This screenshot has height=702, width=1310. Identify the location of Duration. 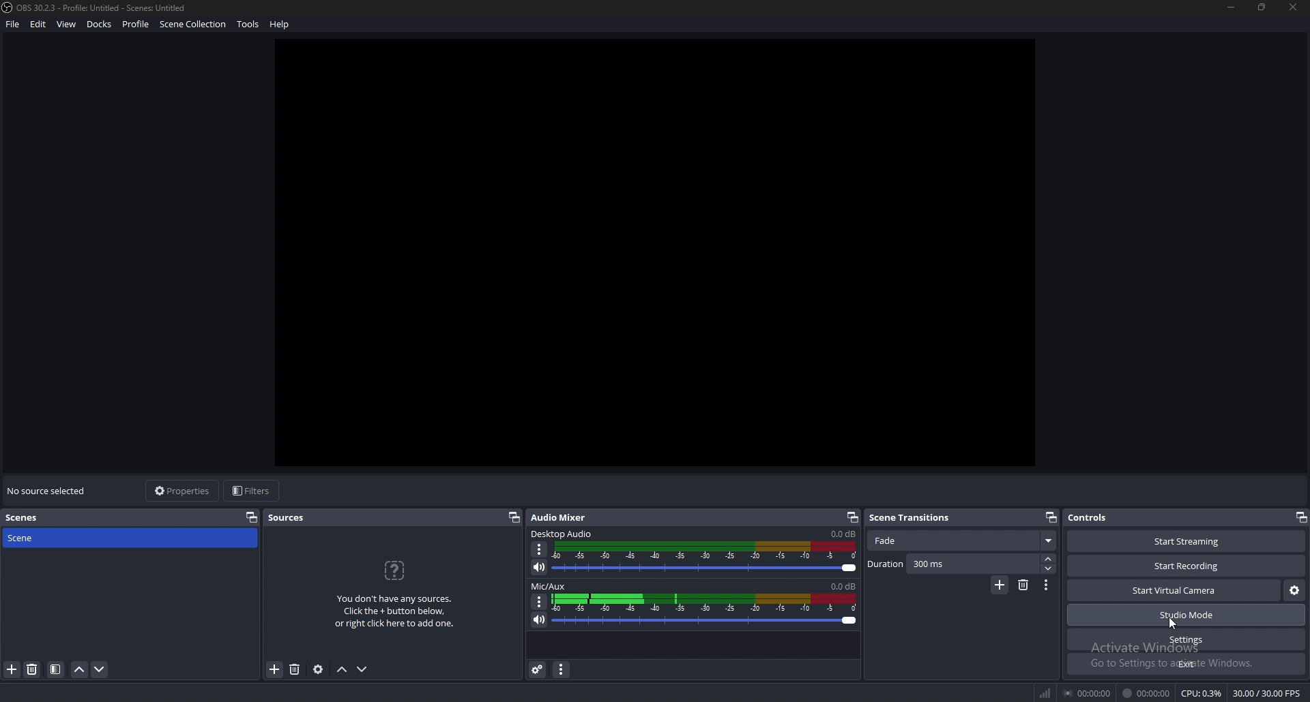
(961, 564).